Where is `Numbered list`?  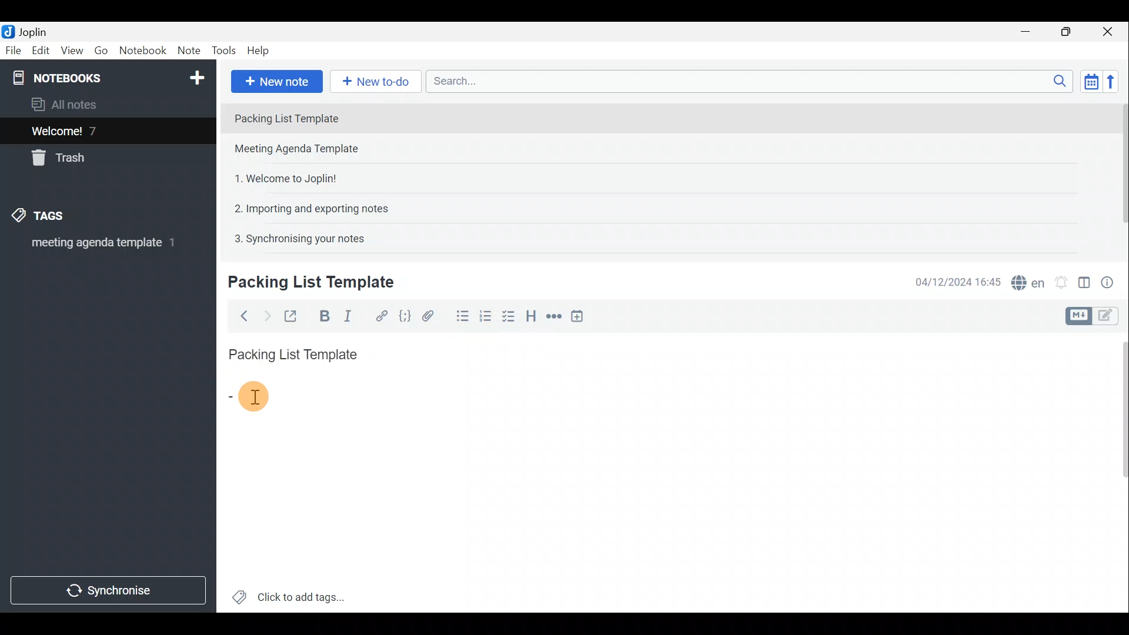
Numbered list is located at coordinates (489, 319).